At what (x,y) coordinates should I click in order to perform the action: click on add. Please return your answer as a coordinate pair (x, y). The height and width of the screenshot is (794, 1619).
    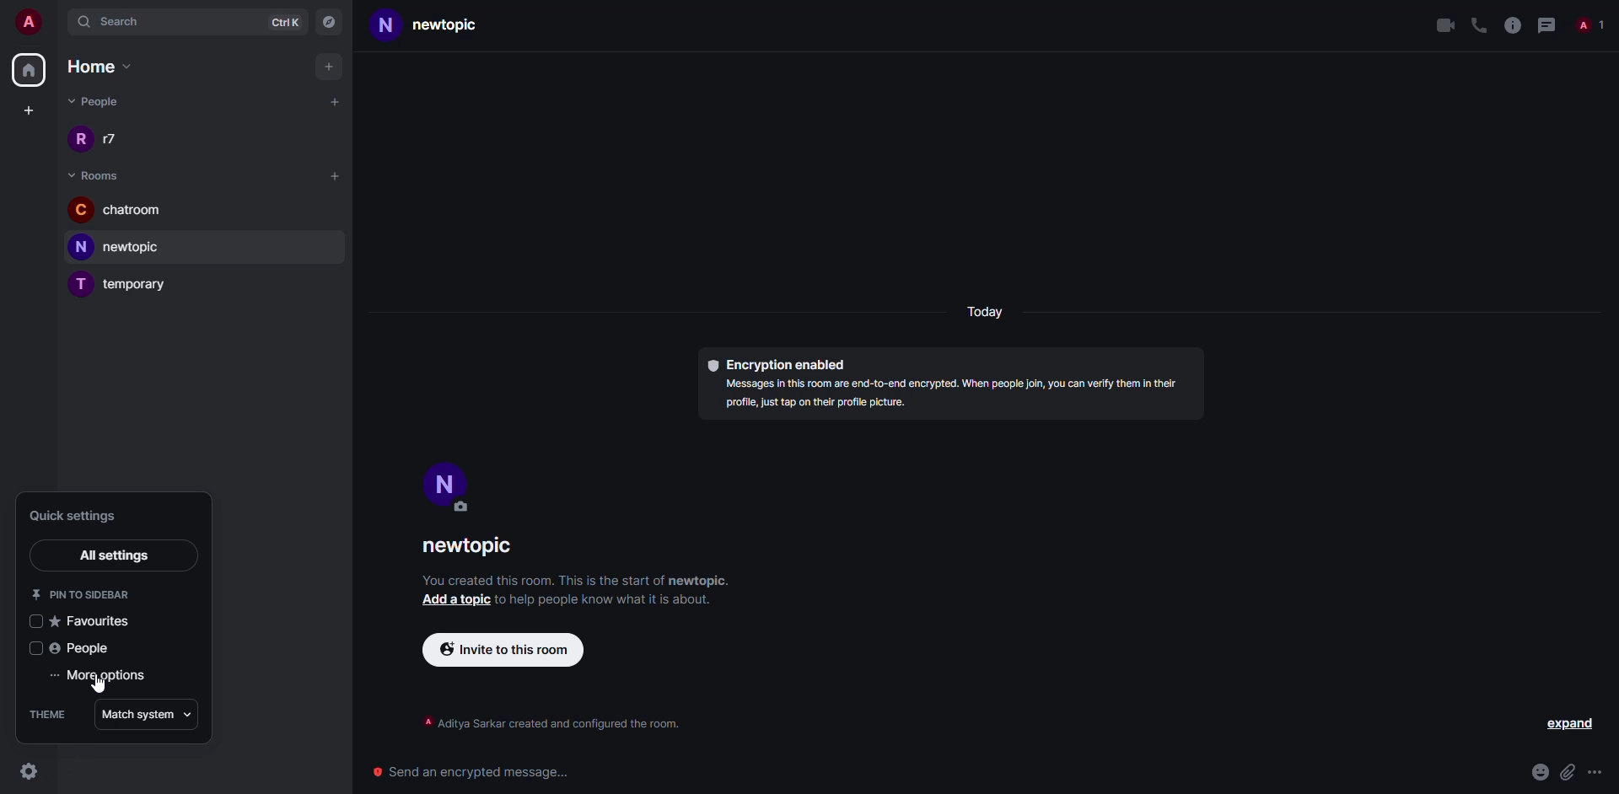
    Looking at the image, I should click on (336, 99).